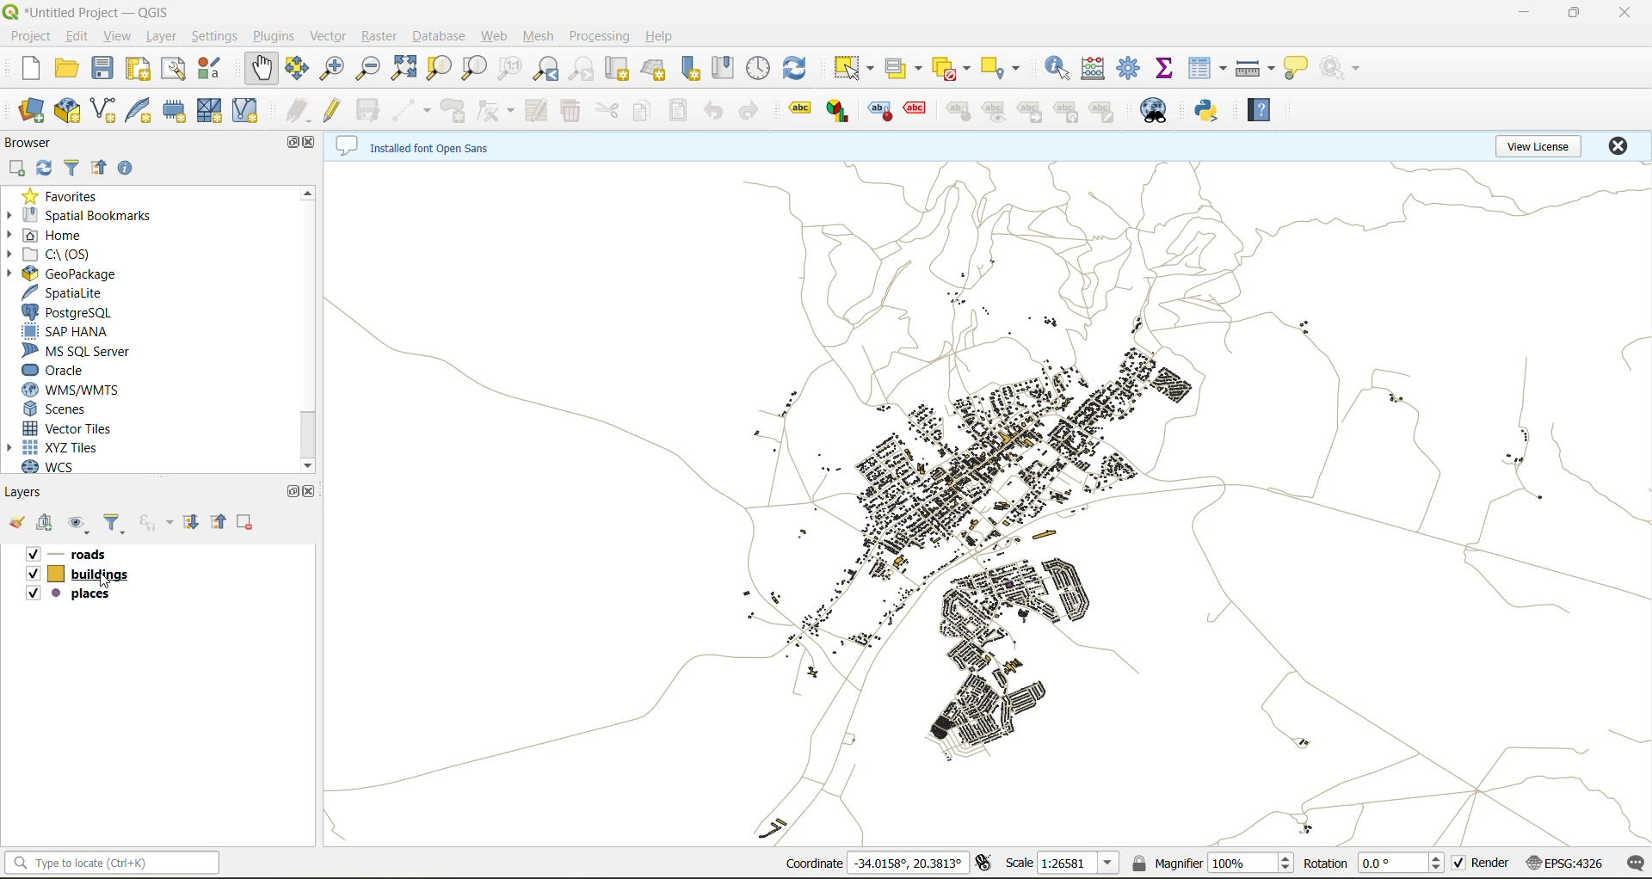 This screenshot has width=1652, height=879. I want to click on help, so click(665, 34).